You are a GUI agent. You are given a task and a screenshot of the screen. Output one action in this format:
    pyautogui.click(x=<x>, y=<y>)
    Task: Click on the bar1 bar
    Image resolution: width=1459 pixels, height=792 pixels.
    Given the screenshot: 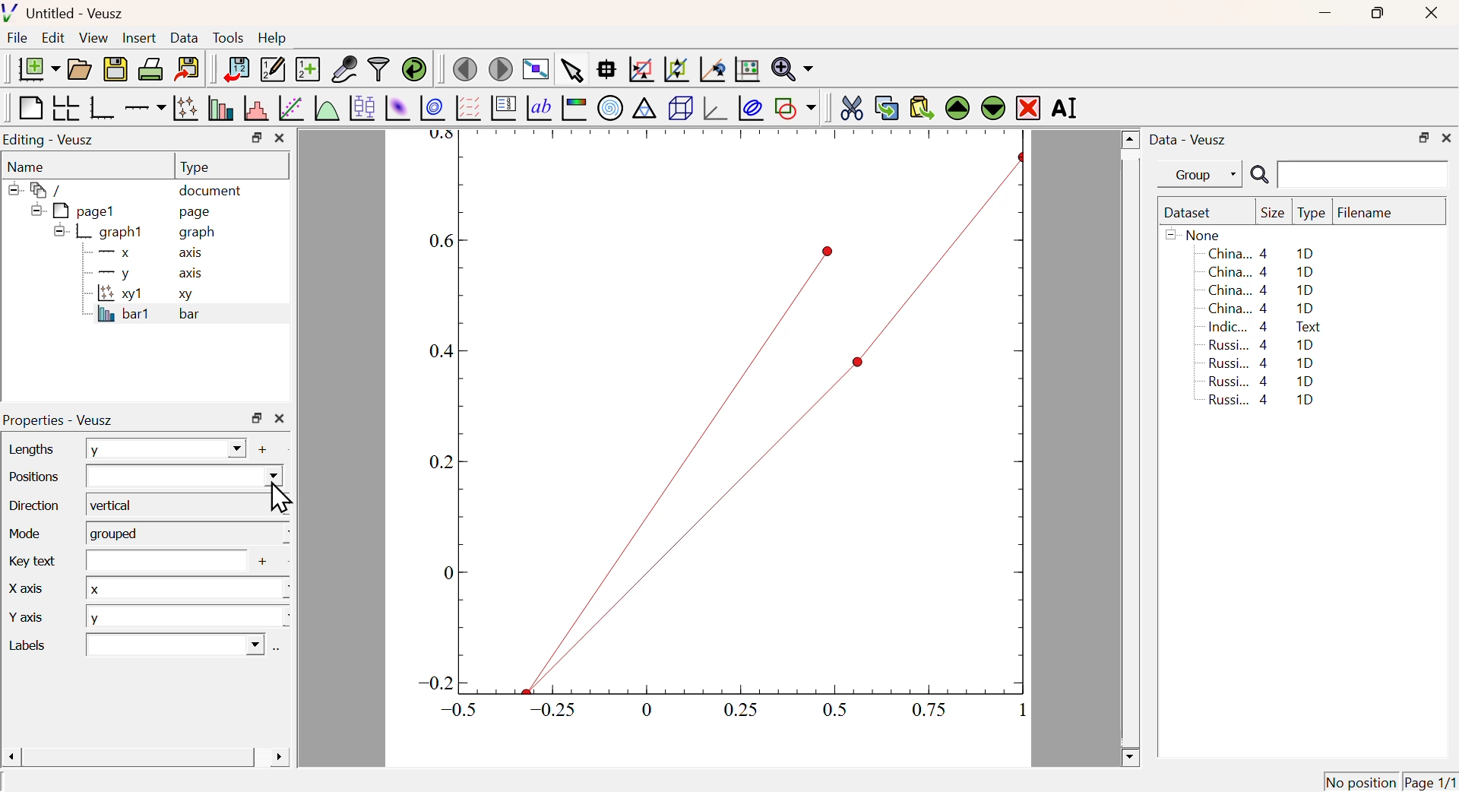 What is the action you would take?
    pyautogui.click(x=141, y=316)
    